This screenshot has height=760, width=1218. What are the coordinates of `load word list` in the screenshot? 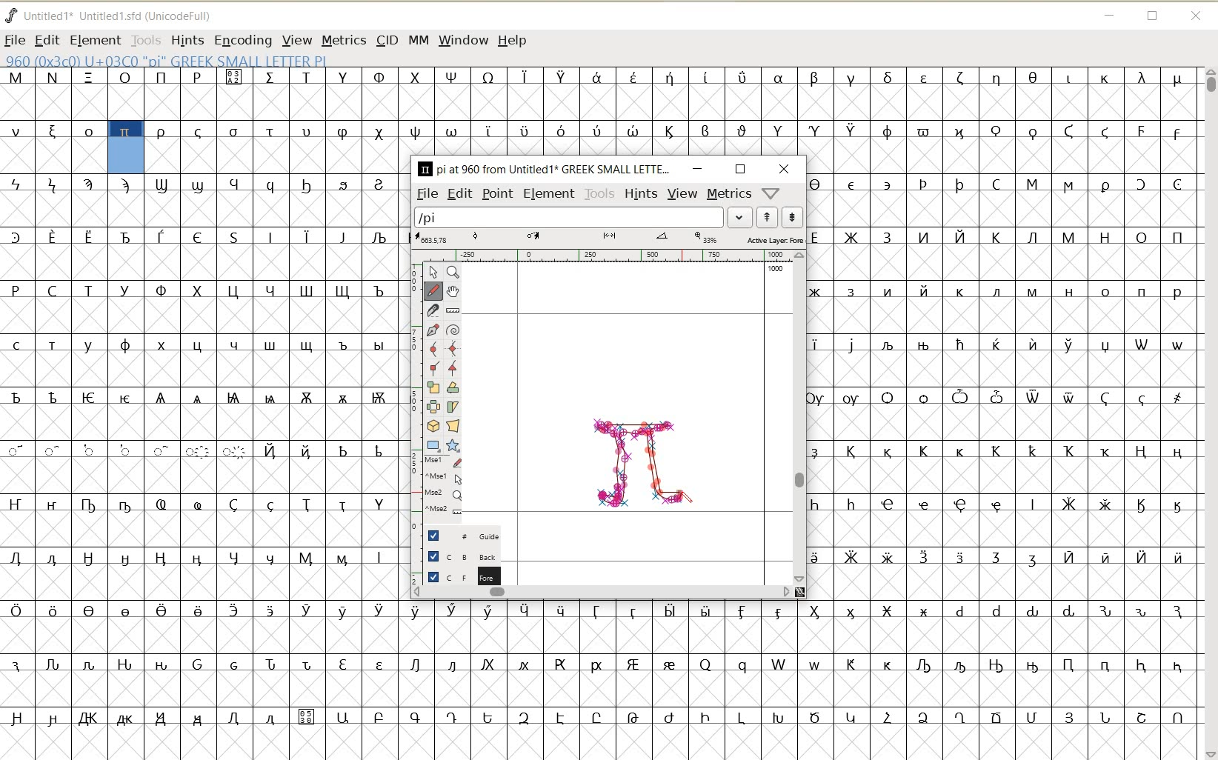 It's located at (583, 216).